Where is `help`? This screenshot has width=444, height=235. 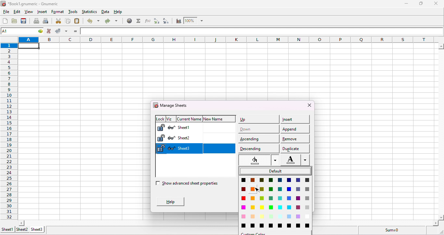 help is located at coordinates (172, 201).